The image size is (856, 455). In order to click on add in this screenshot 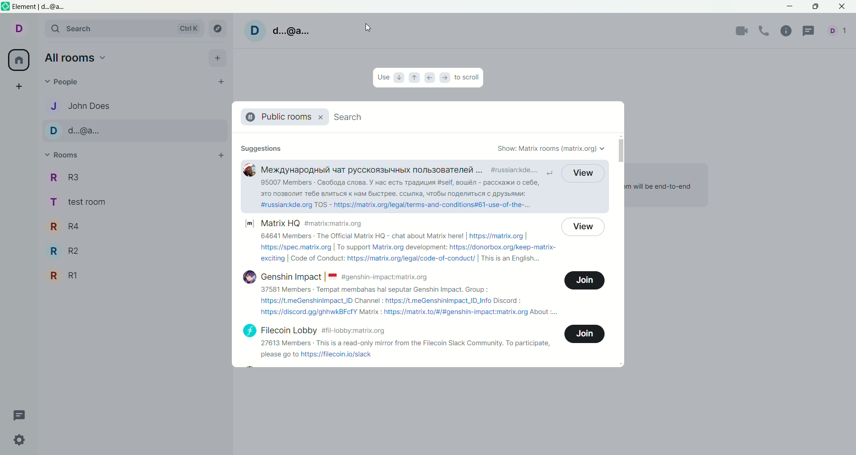, I will do `click(221, 155)`.